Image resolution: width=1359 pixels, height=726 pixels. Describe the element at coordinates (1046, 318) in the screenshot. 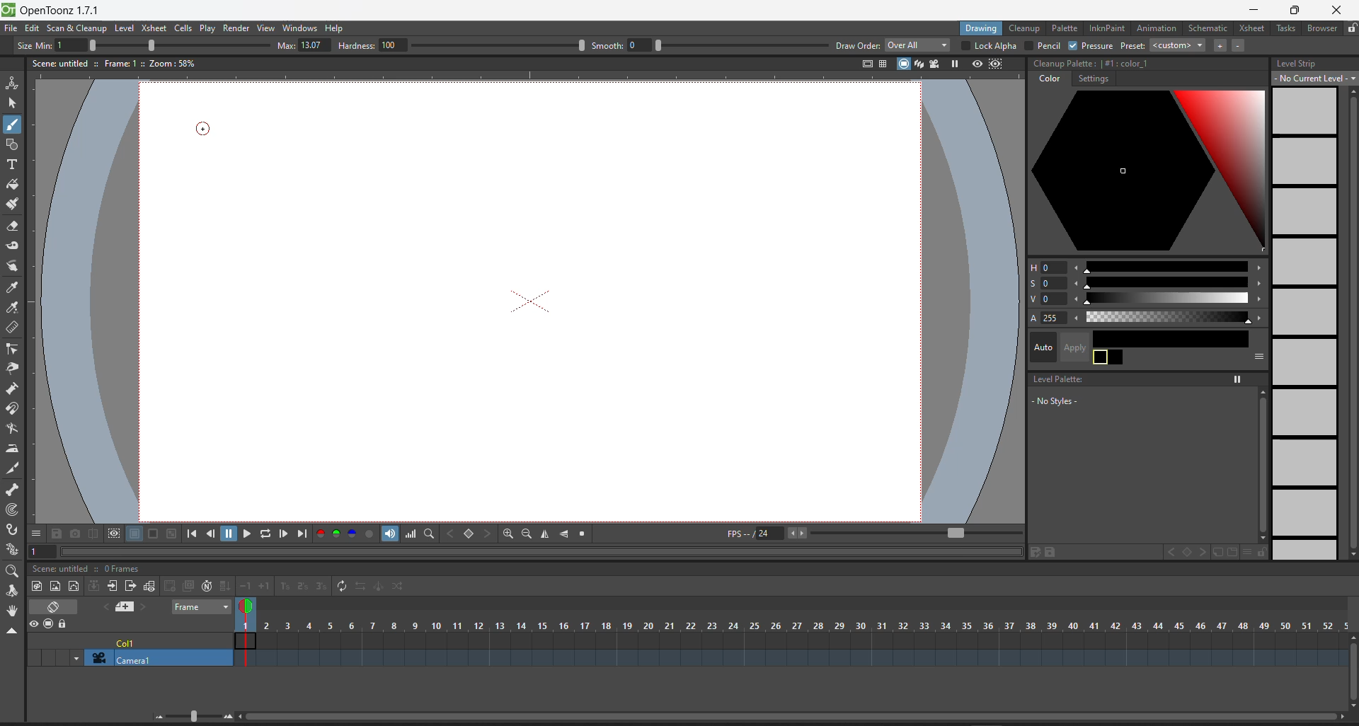

I see `alpha` at that location.